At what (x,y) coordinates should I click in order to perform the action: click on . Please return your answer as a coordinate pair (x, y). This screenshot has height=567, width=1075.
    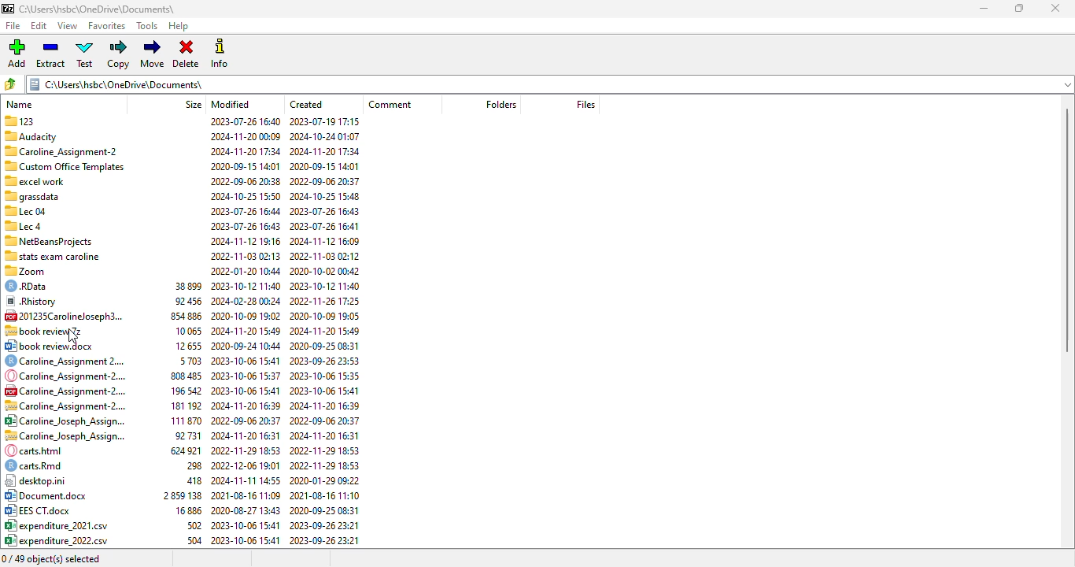
    Looking at the image, I should click on (1055, 9).